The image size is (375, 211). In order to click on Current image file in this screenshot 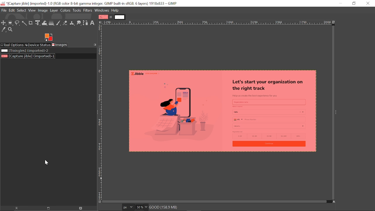, I will do `click(28, 57)`.